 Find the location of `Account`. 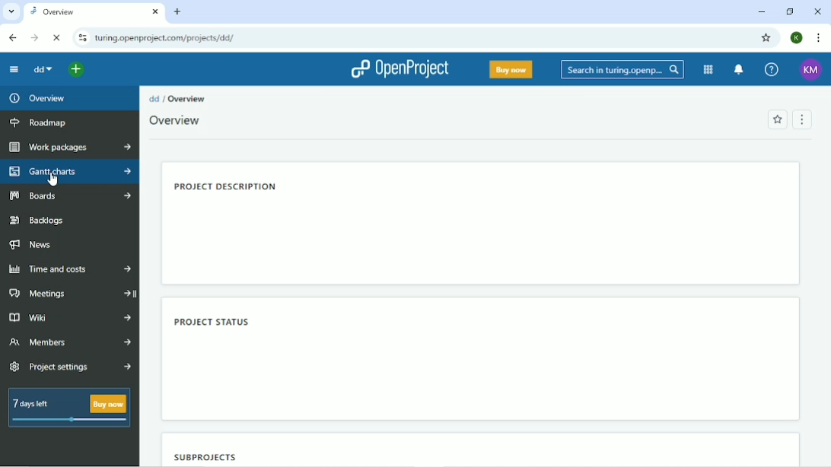

Account is located at coordinates (797, 38).